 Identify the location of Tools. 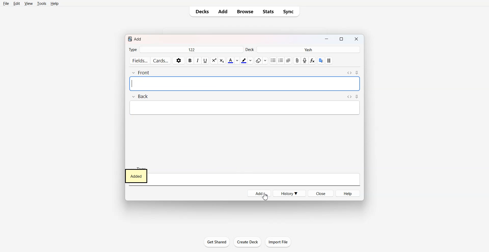
(42, 4).